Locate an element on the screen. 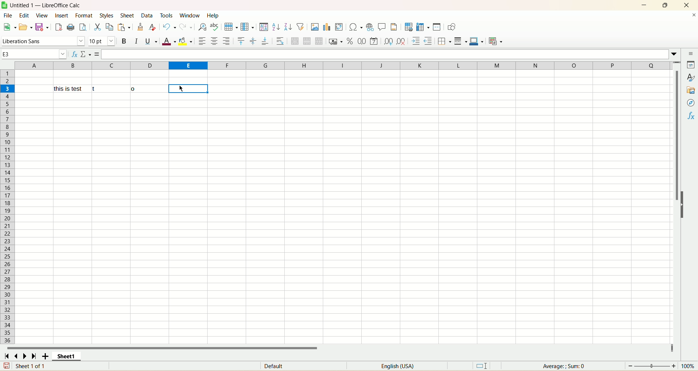  add decimal place is located at coordinates (389, 41).